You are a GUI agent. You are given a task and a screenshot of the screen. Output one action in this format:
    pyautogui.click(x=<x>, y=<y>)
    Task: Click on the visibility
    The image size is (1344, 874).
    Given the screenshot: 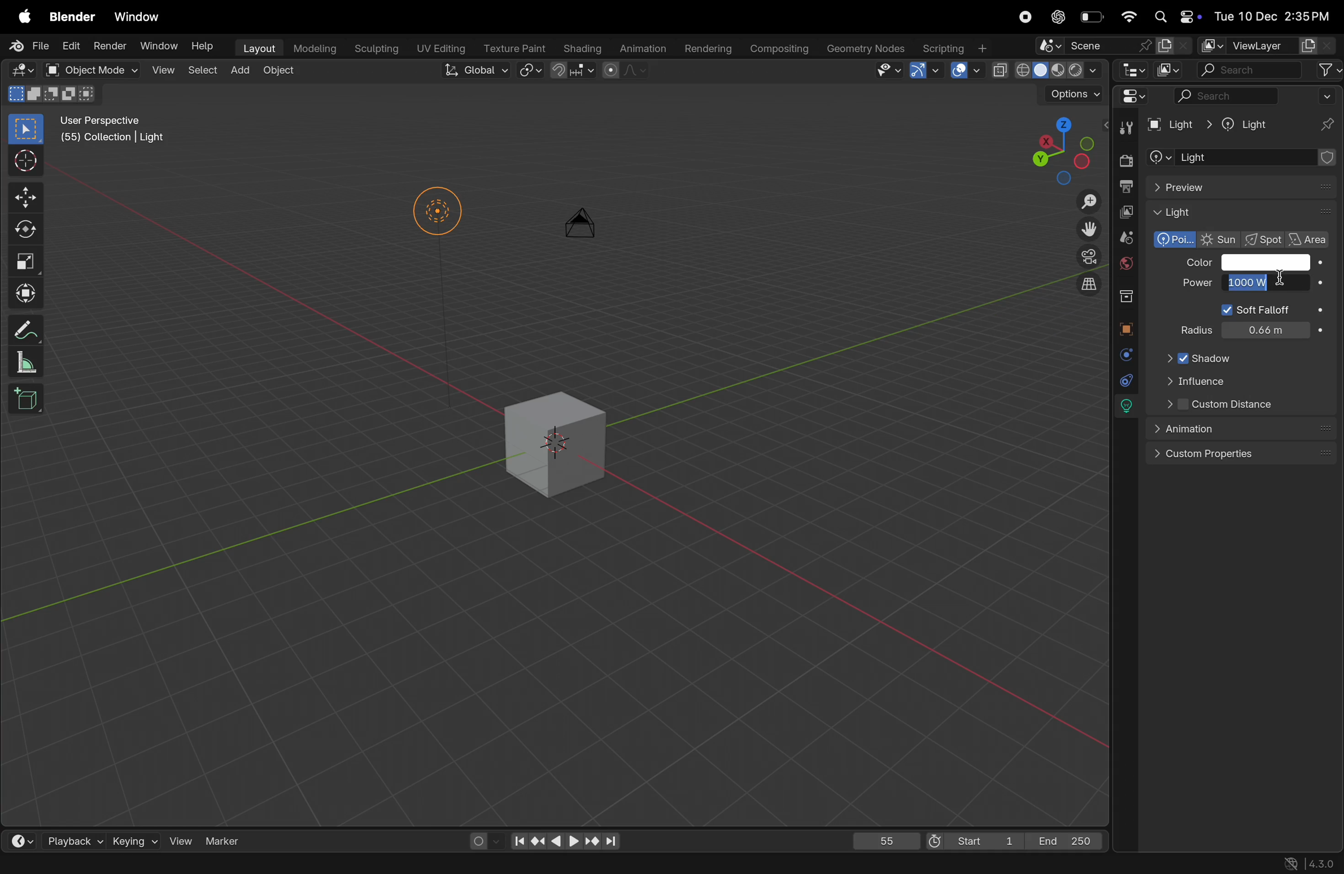 What is the action you would take?
    pyautogui.click(x=885, y=71)
    